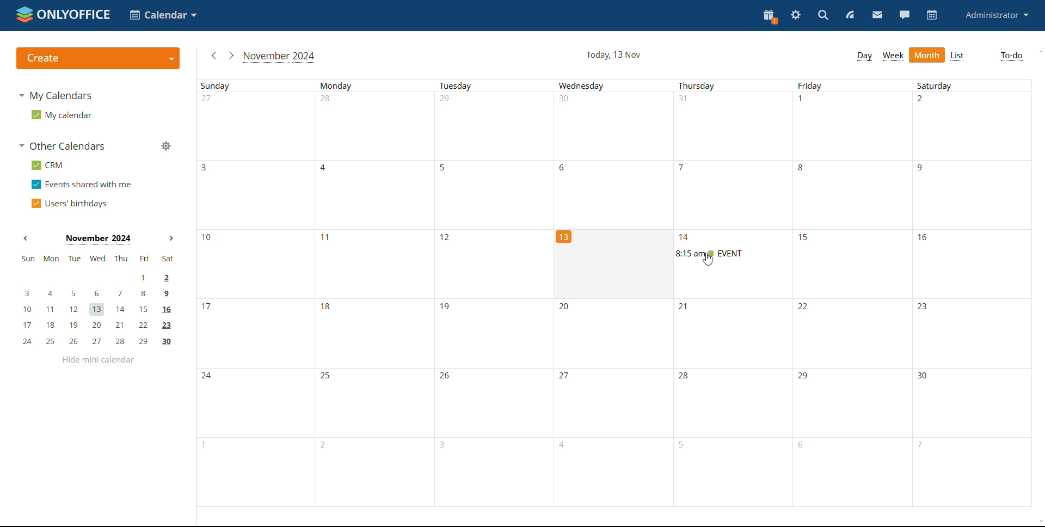 The width and height of the screenshot is (1045, 527). Describe the element at coordinates (57, 96) in the screenshot. I see `my calendars` at that location.